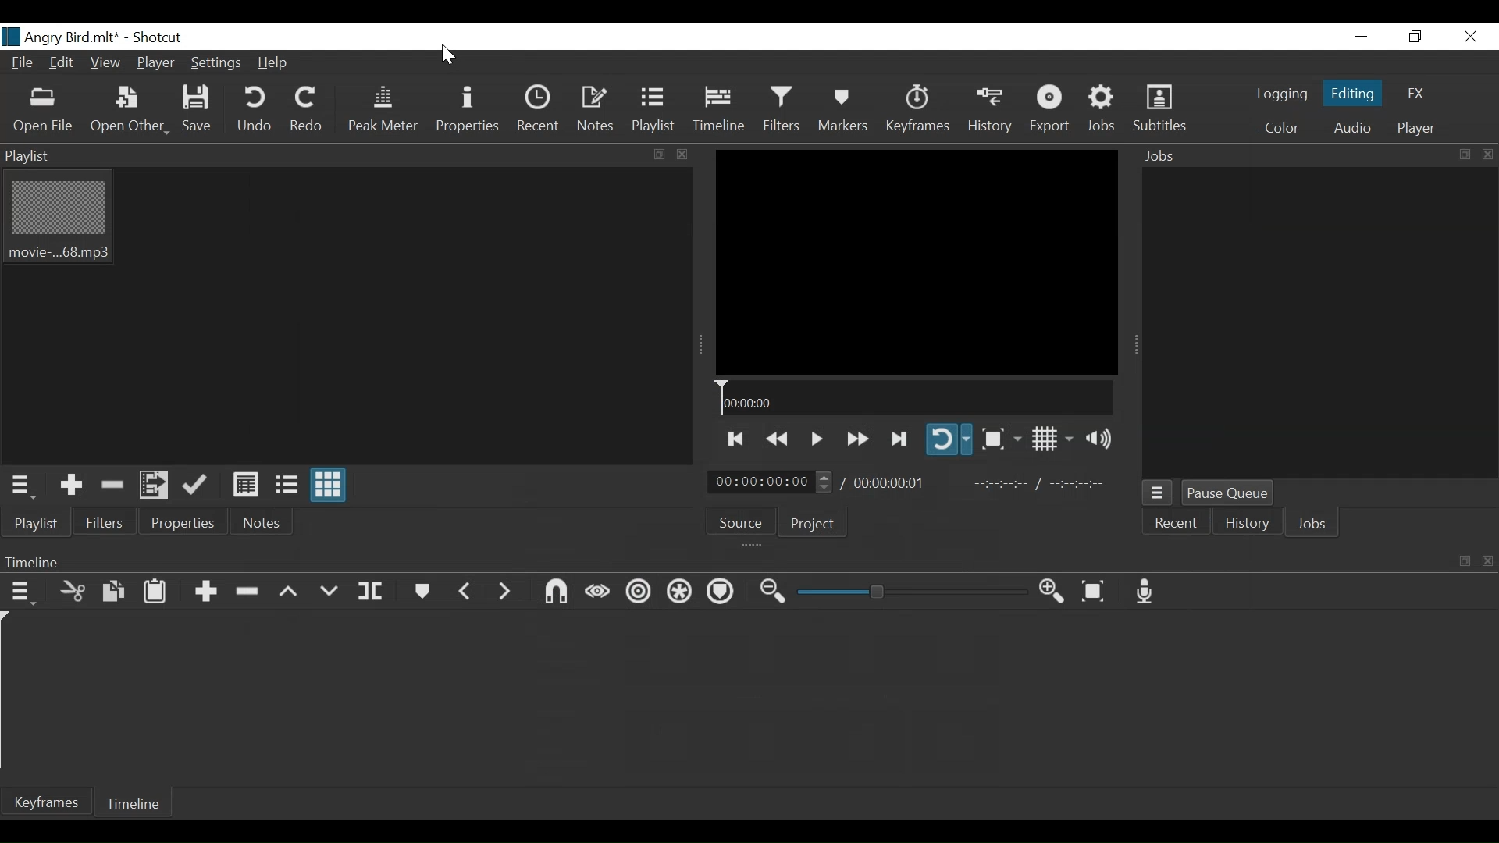 The width and height of the screenshot is (1499, 843). Describe the element at coordinates (1485, 560) in the screenshot. I see `close` at that location.